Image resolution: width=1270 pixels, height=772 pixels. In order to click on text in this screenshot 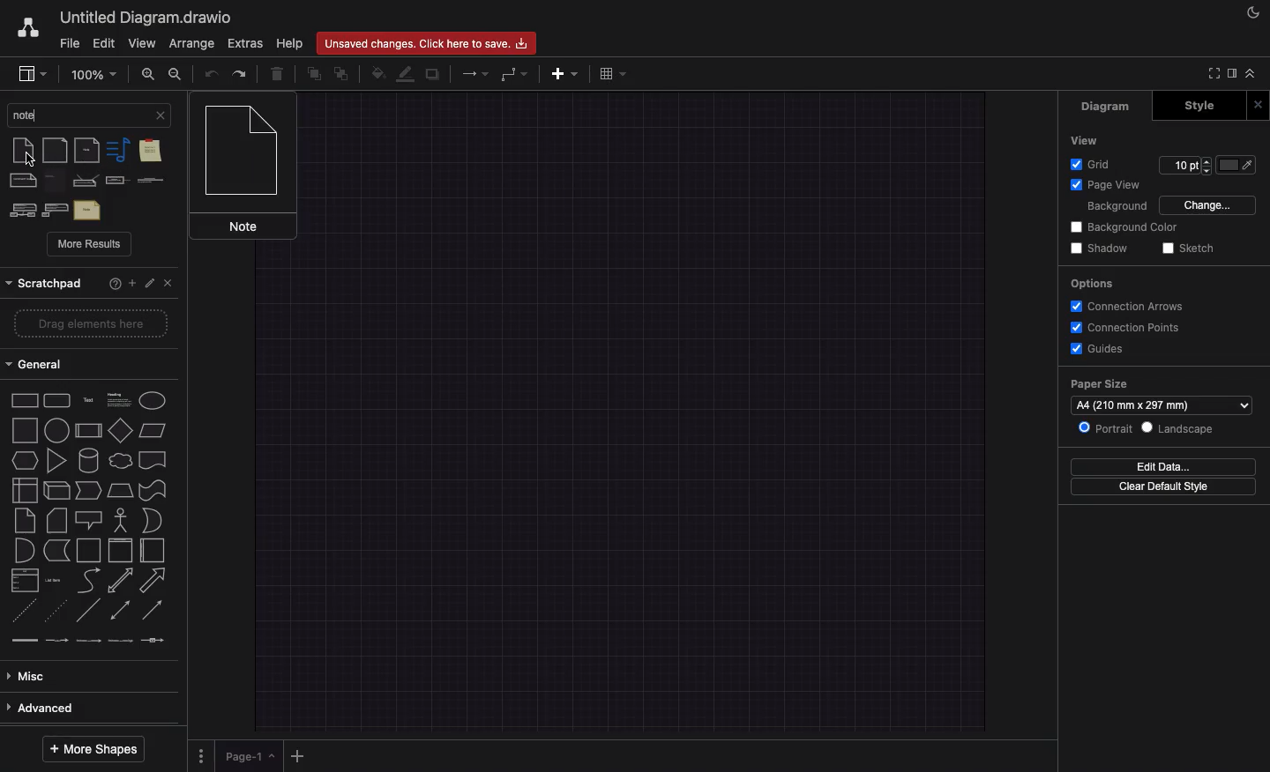, I will do `click(88, 399)`.